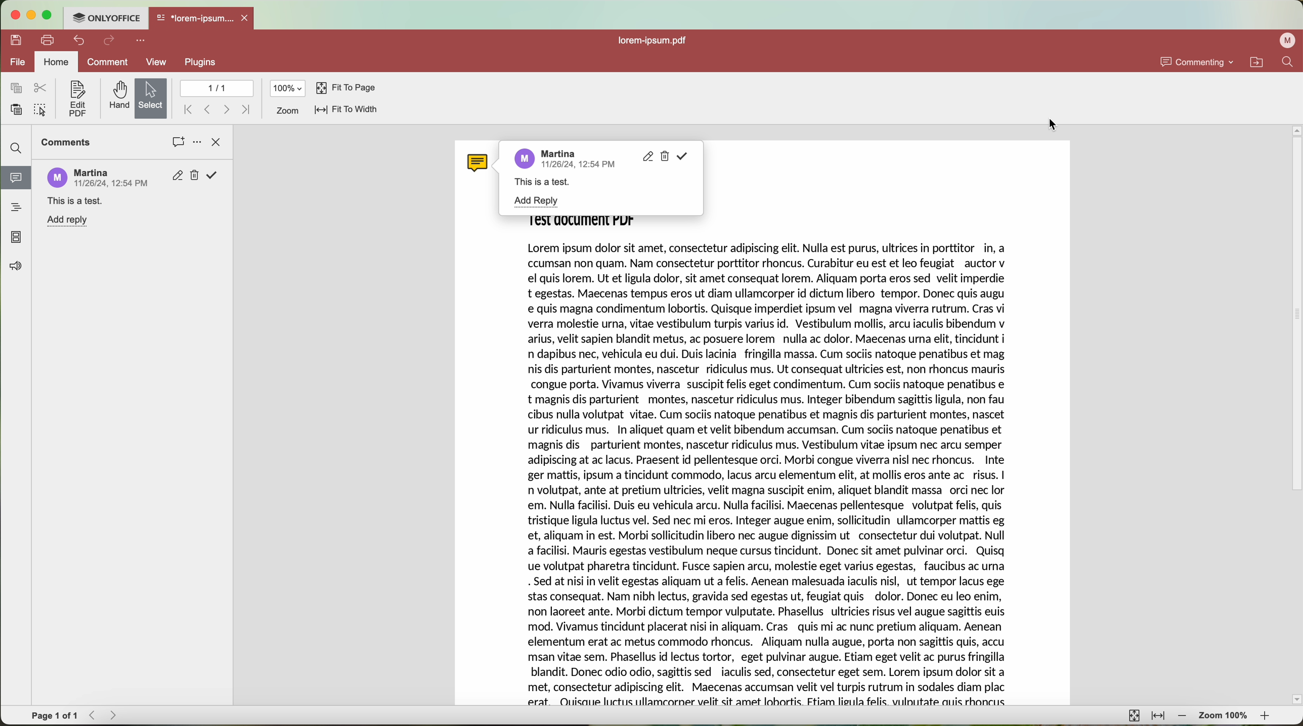  I want to click on text, so click(545, 182).